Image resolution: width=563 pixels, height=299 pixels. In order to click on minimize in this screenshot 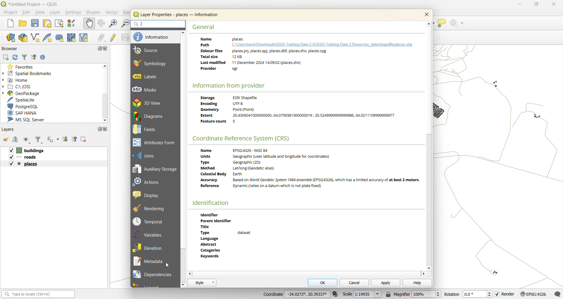, I will do `click(522, 4)`.